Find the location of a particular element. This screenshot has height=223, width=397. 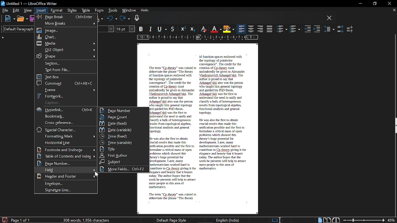

More breaks is located at coordinates (66, 23).